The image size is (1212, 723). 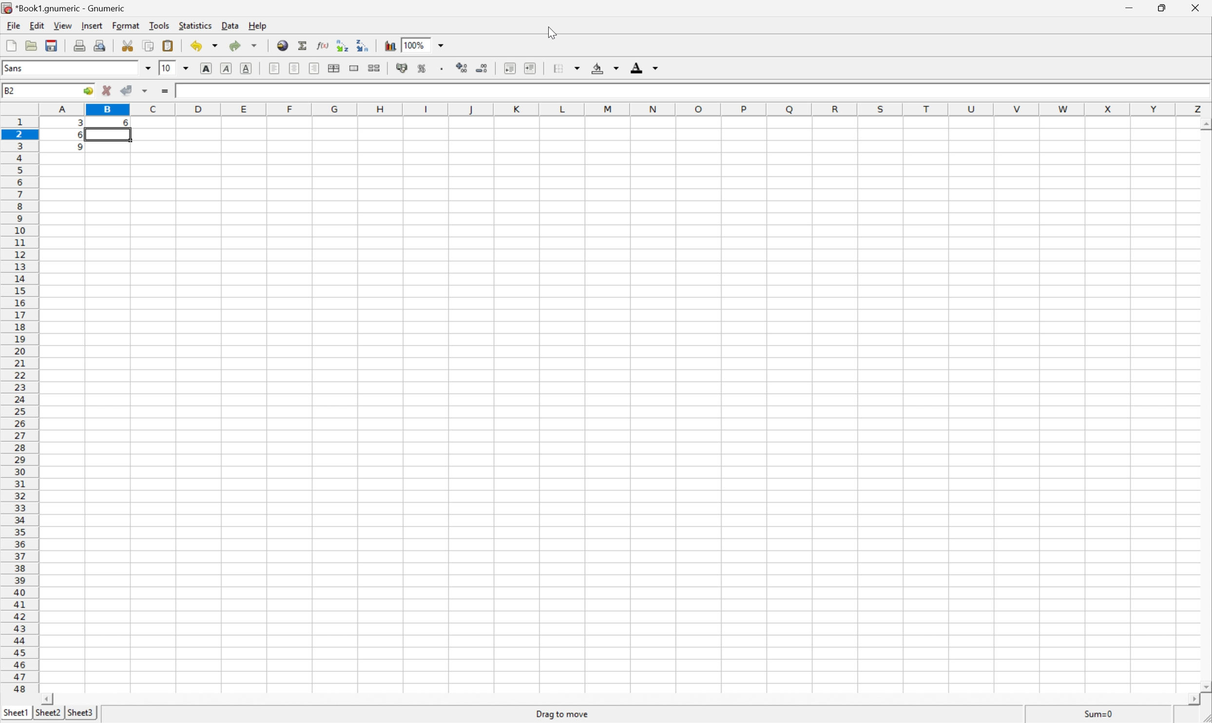 I want to click on Enter formula, so click(x=164, y=91).